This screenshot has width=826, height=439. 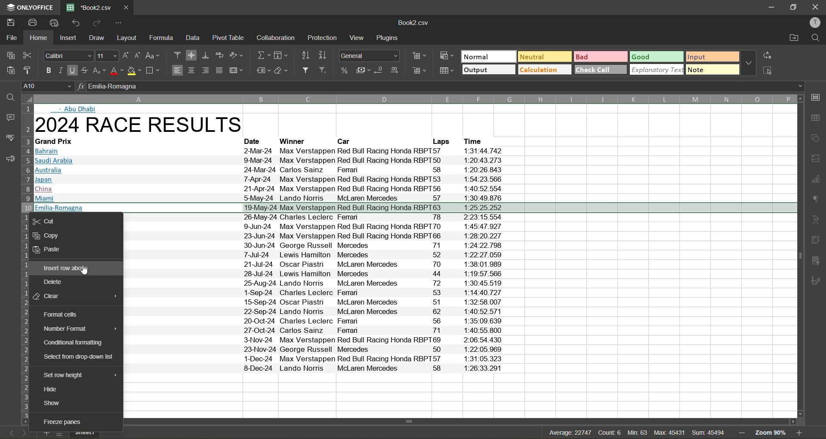 I want to click on check cell, so click(x=601, y=69).